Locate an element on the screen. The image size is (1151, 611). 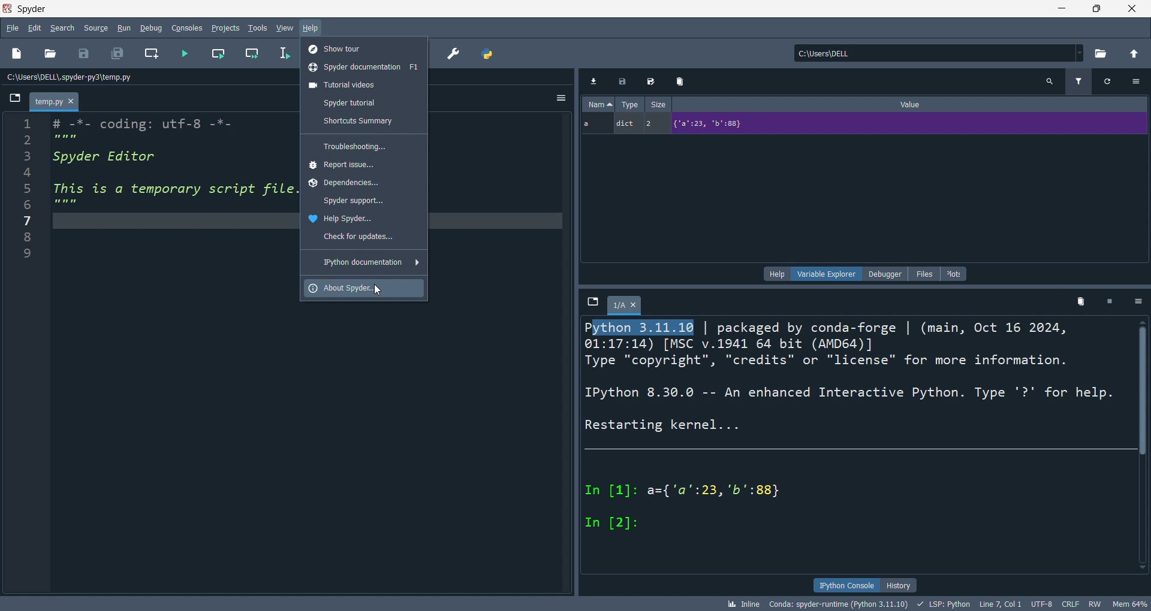
Line number is located at coordinates (28, 190).